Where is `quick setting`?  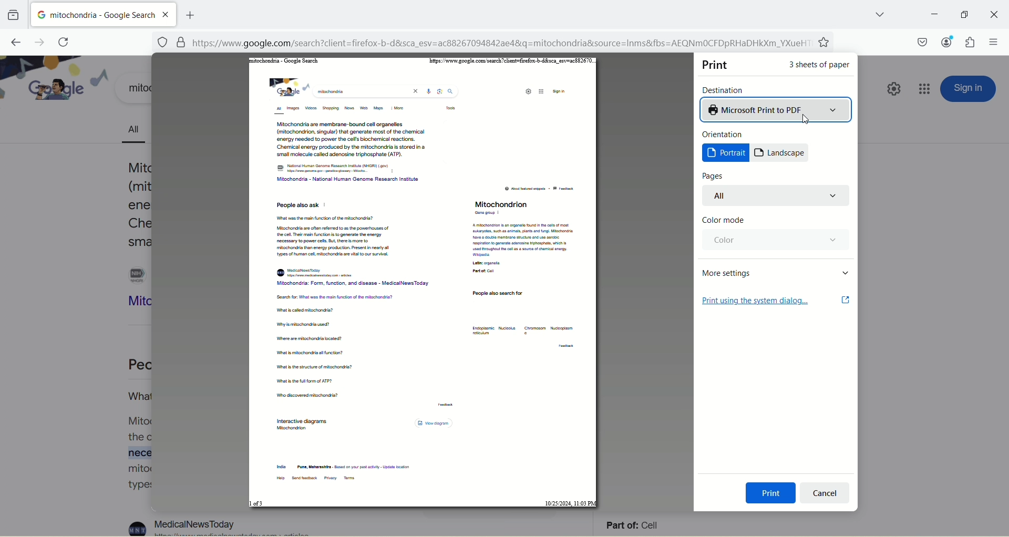
quick setting is located at coordinates (891, 91).